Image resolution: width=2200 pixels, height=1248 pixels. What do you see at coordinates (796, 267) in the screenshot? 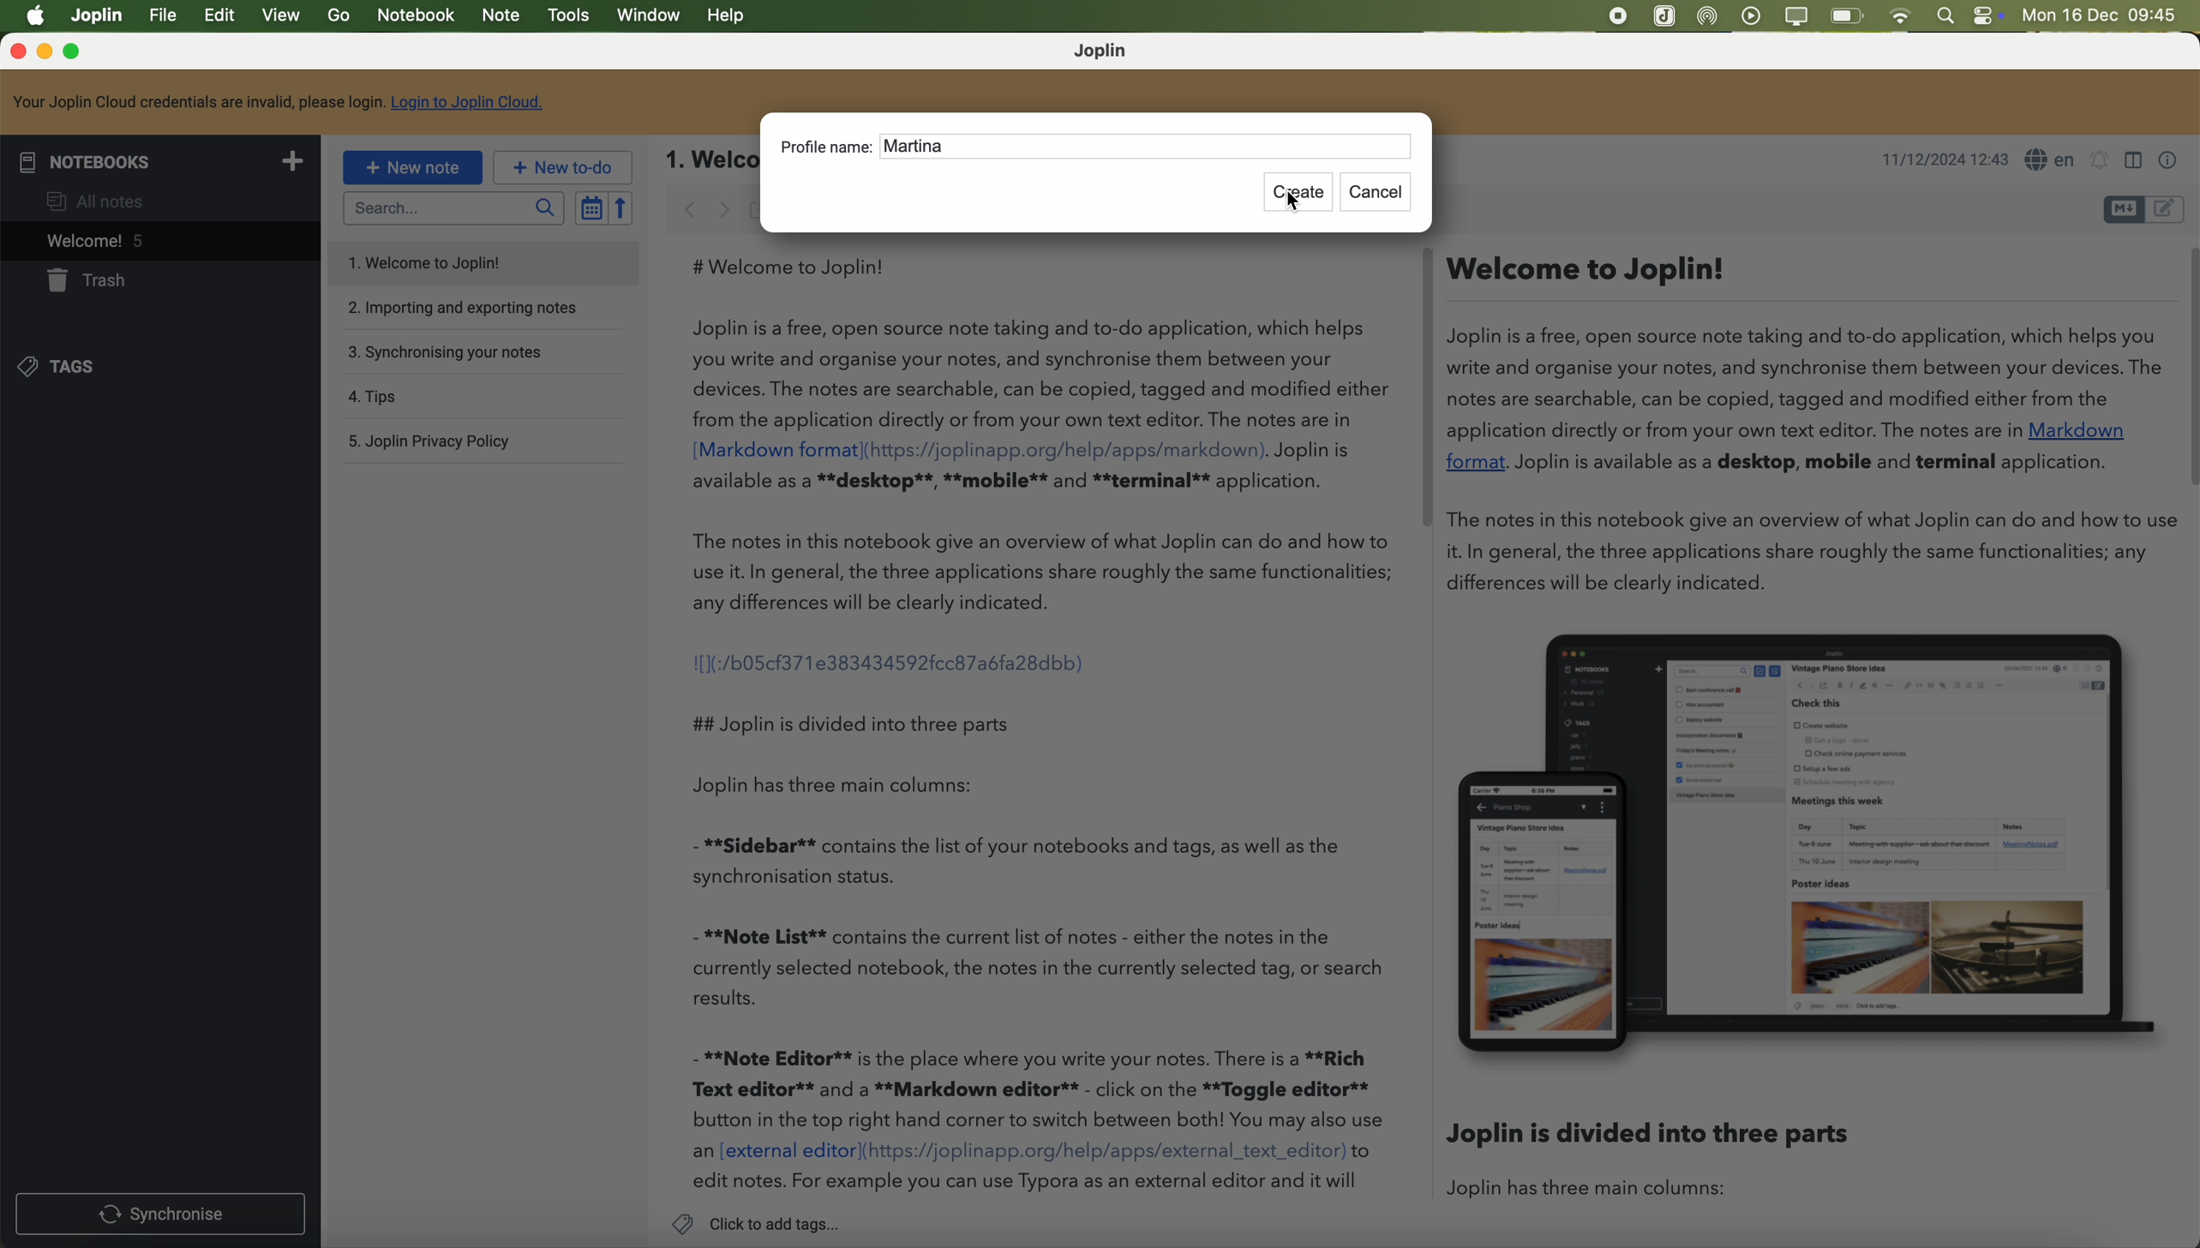
I see `# Welcome to Joplin!` at bounding box center [796, 267].